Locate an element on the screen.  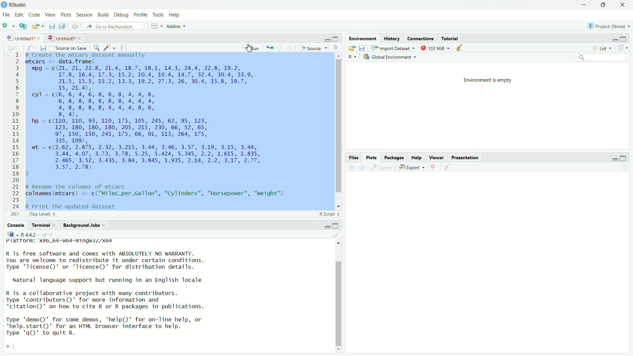
maximise is located at coordinates (624, 157).